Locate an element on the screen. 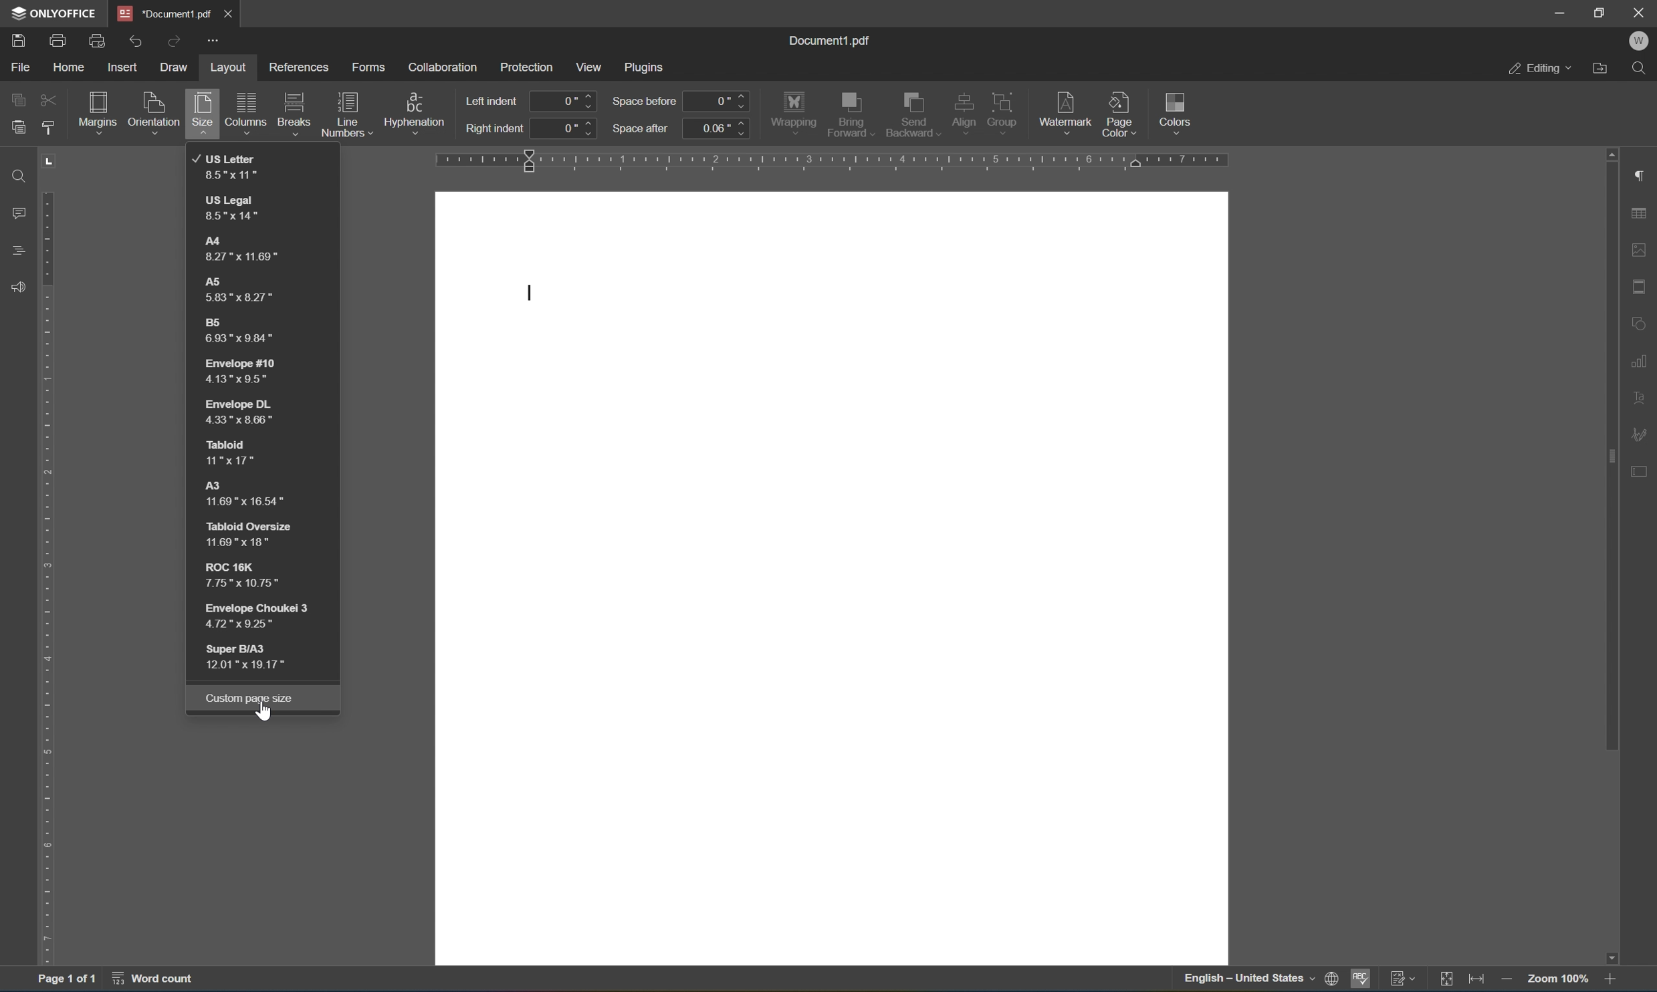  breaks is located at coordinates (294, 107).